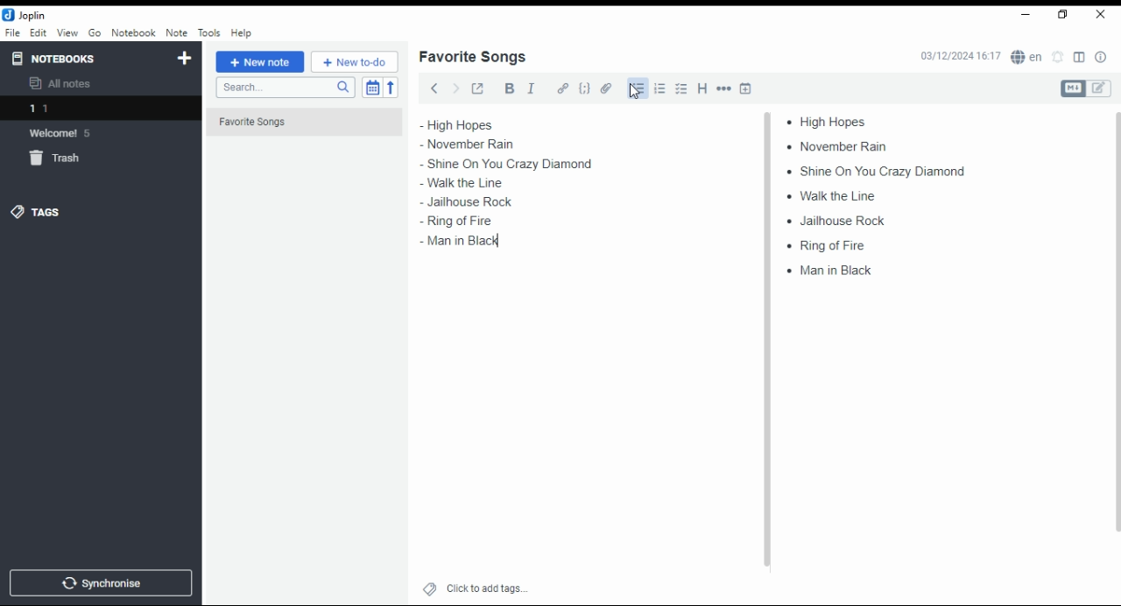  Describe the element at coordinates (133, 32) in the screenshot. I see `notebook` at that location.